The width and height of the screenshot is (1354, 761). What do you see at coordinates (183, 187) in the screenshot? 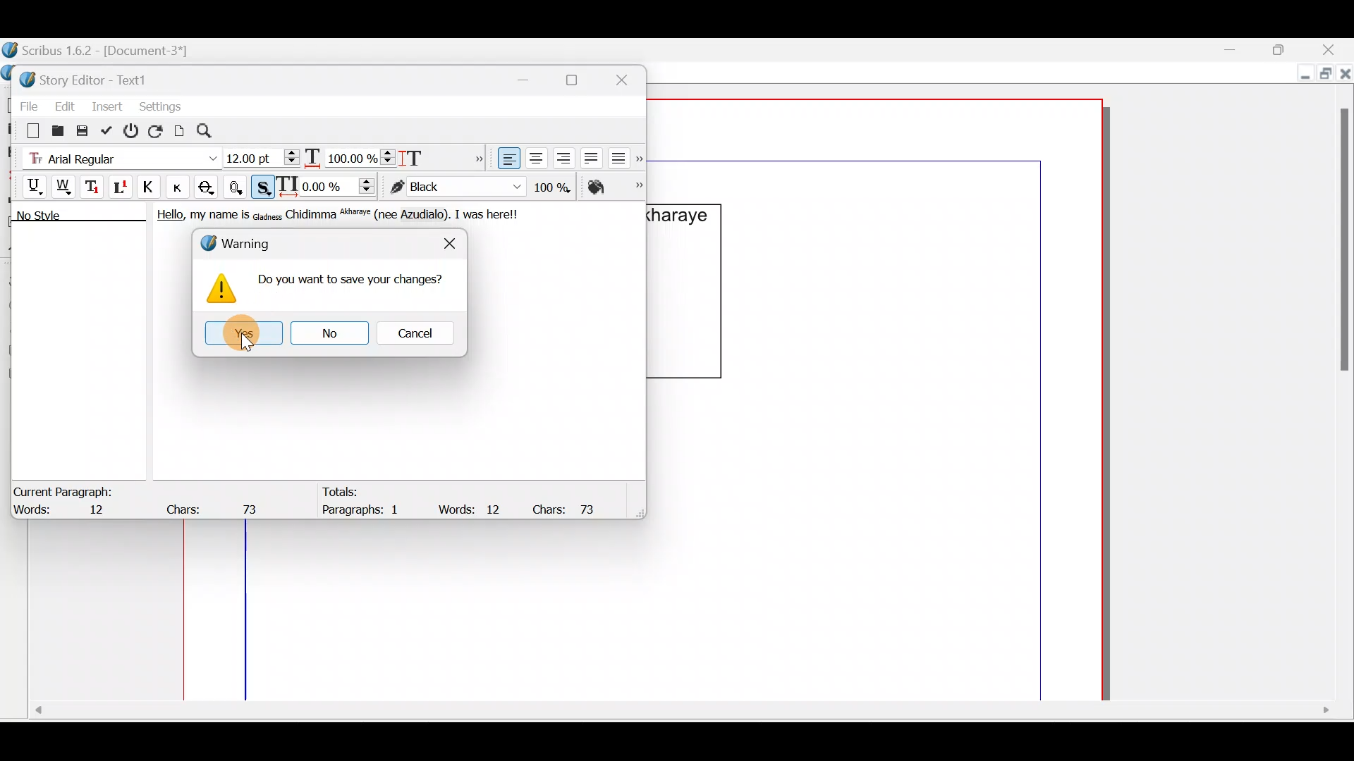
I see `` at bounding box center [183, 187].